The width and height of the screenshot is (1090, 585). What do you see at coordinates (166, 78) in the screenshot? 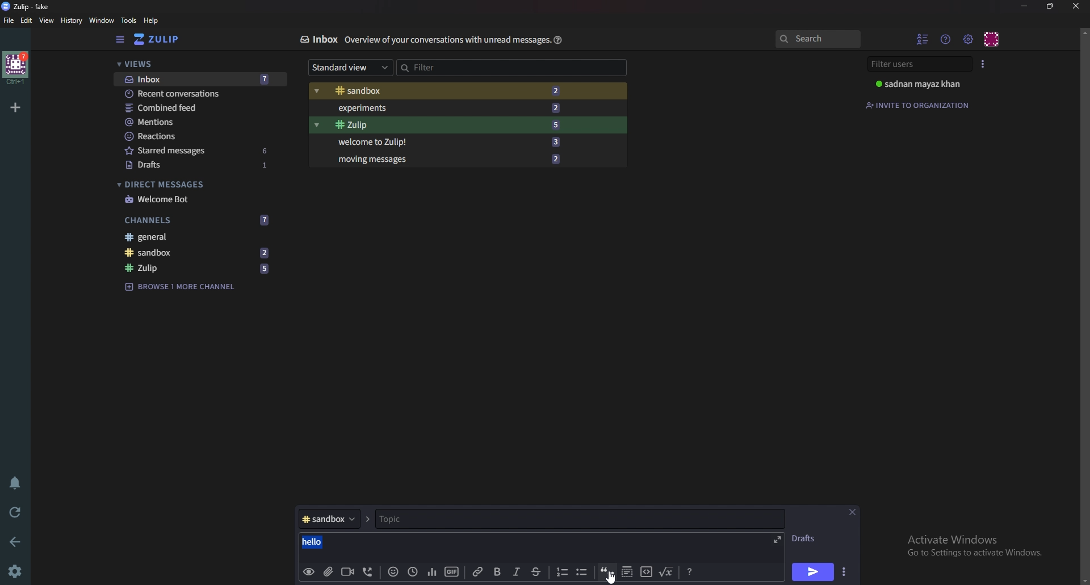
I see `Inbox` at bounding box center [166, 78].